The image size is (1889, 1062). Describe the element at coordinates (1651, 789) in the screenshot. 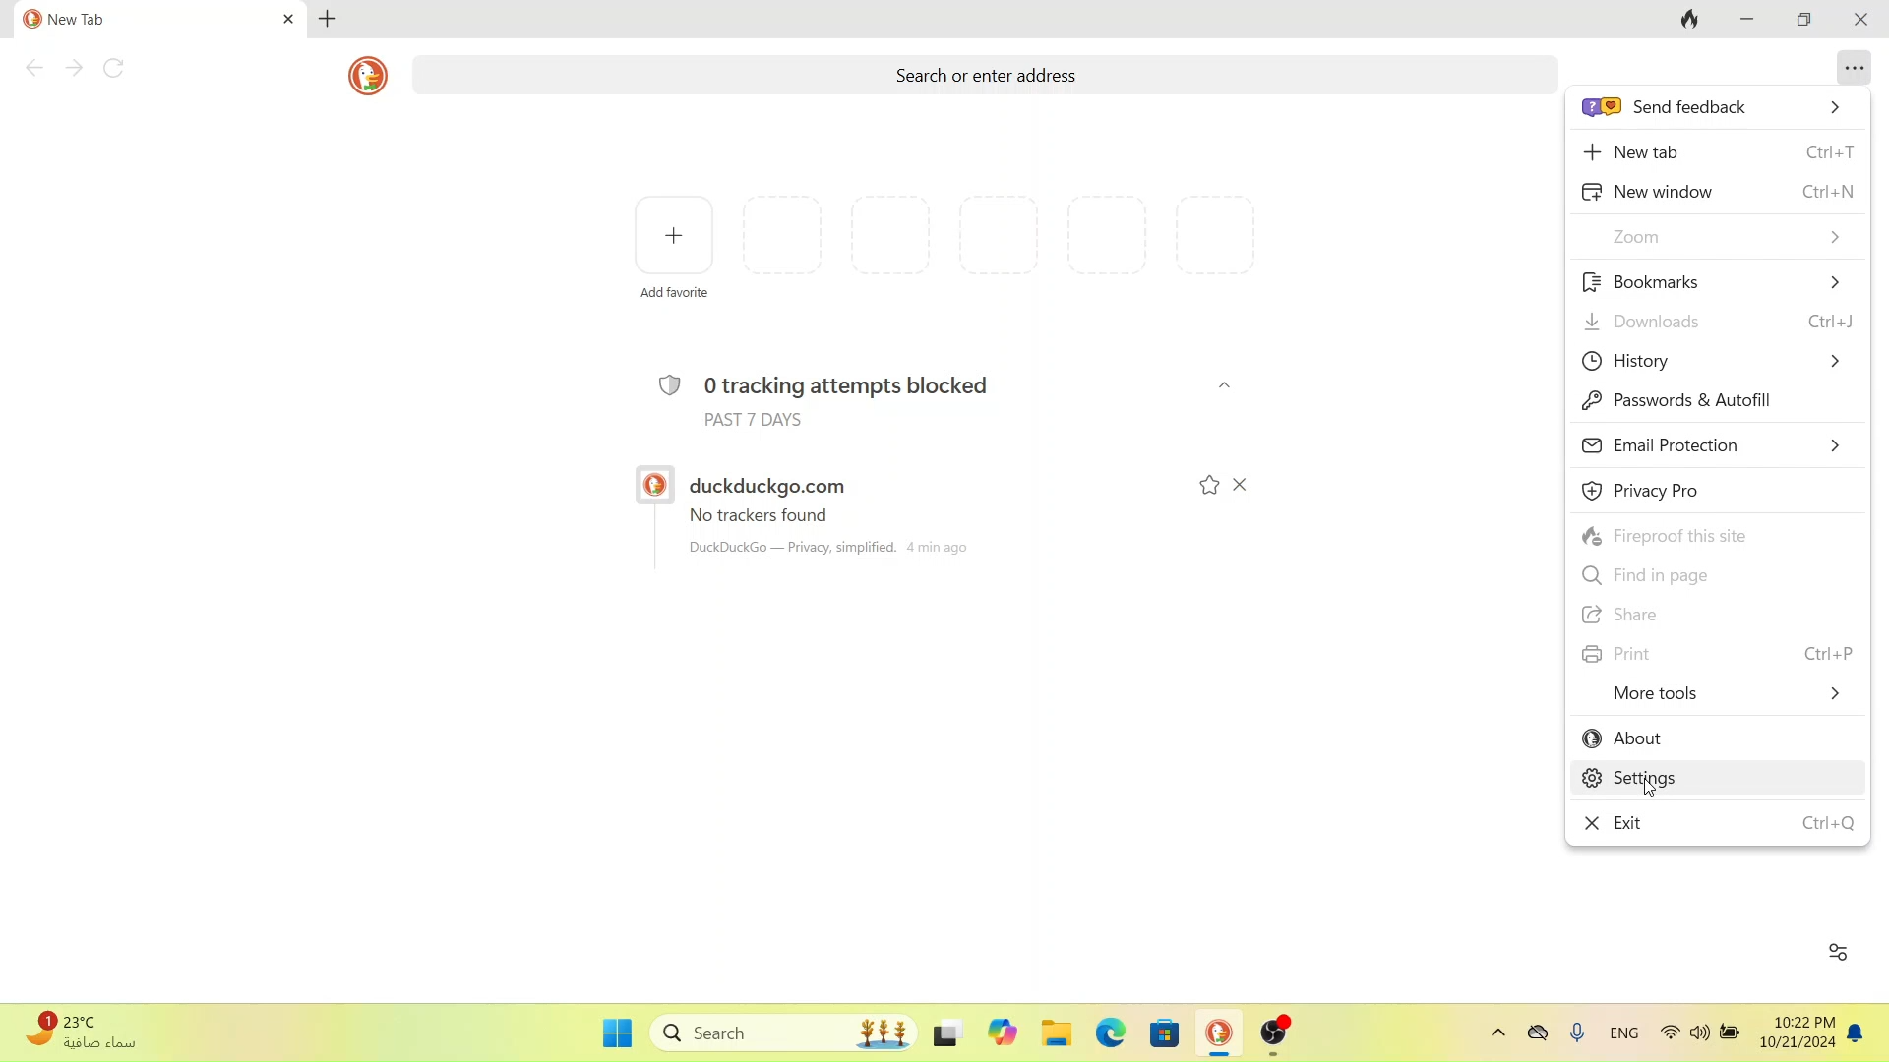

I see `cursor` at that location.